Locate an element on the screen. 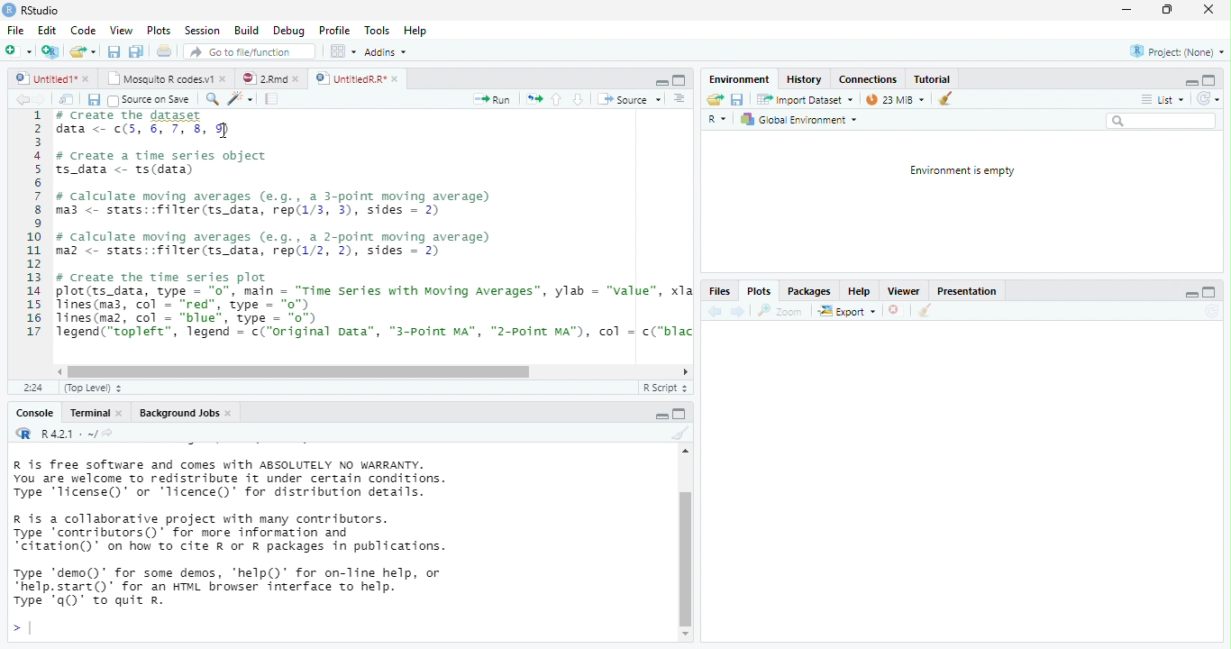  maximize is located at coordinates (662, 416).